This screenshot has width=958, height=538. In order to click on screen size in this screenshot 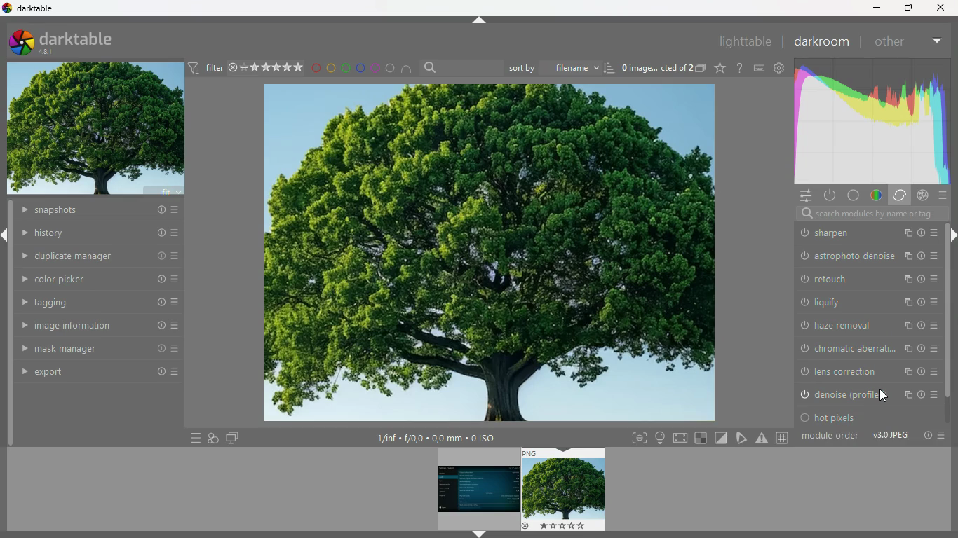, I will do `click(681, 437)`.